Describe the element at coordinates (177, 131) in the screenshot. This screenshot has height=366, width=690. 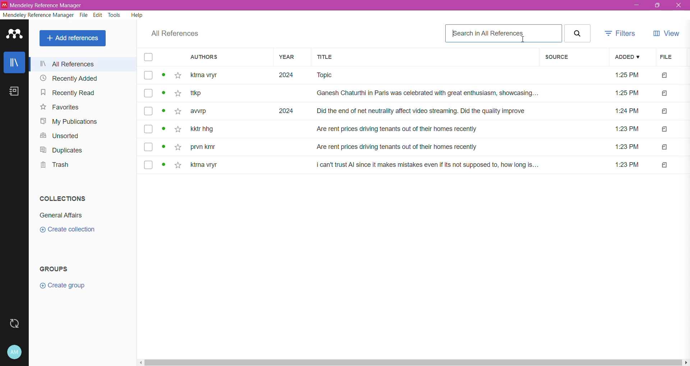
I see `click here to add to favourites` at that location.